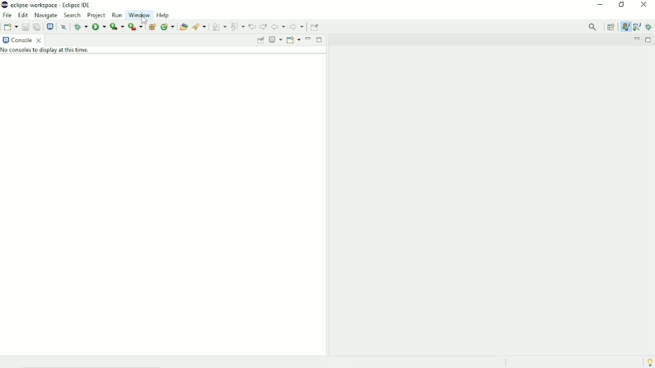 The image size is (655, 368). I want to click on Search, so click(73, 16).